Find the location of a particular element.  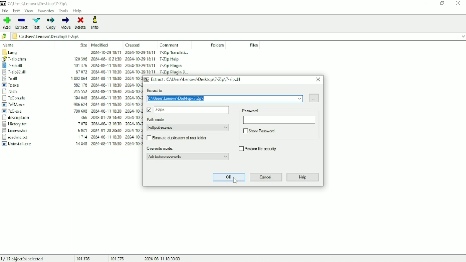

Name is located at coordinates (9, 45).